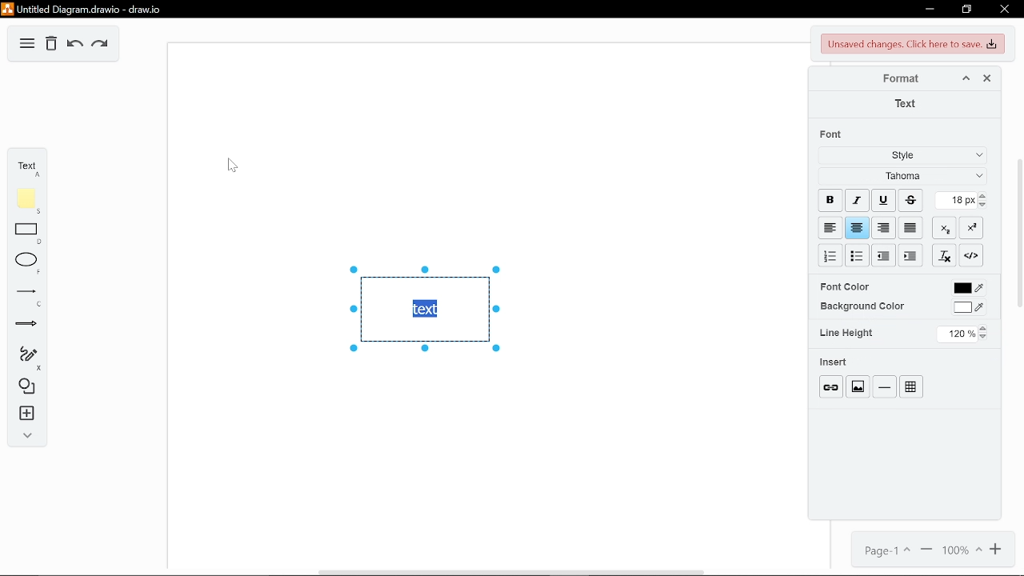 The height and width of the screenshot is (576, 1024). What do you see at coordinates (971, 310) in the screenshot?
I see `background color` at bounding box center [971, 310].